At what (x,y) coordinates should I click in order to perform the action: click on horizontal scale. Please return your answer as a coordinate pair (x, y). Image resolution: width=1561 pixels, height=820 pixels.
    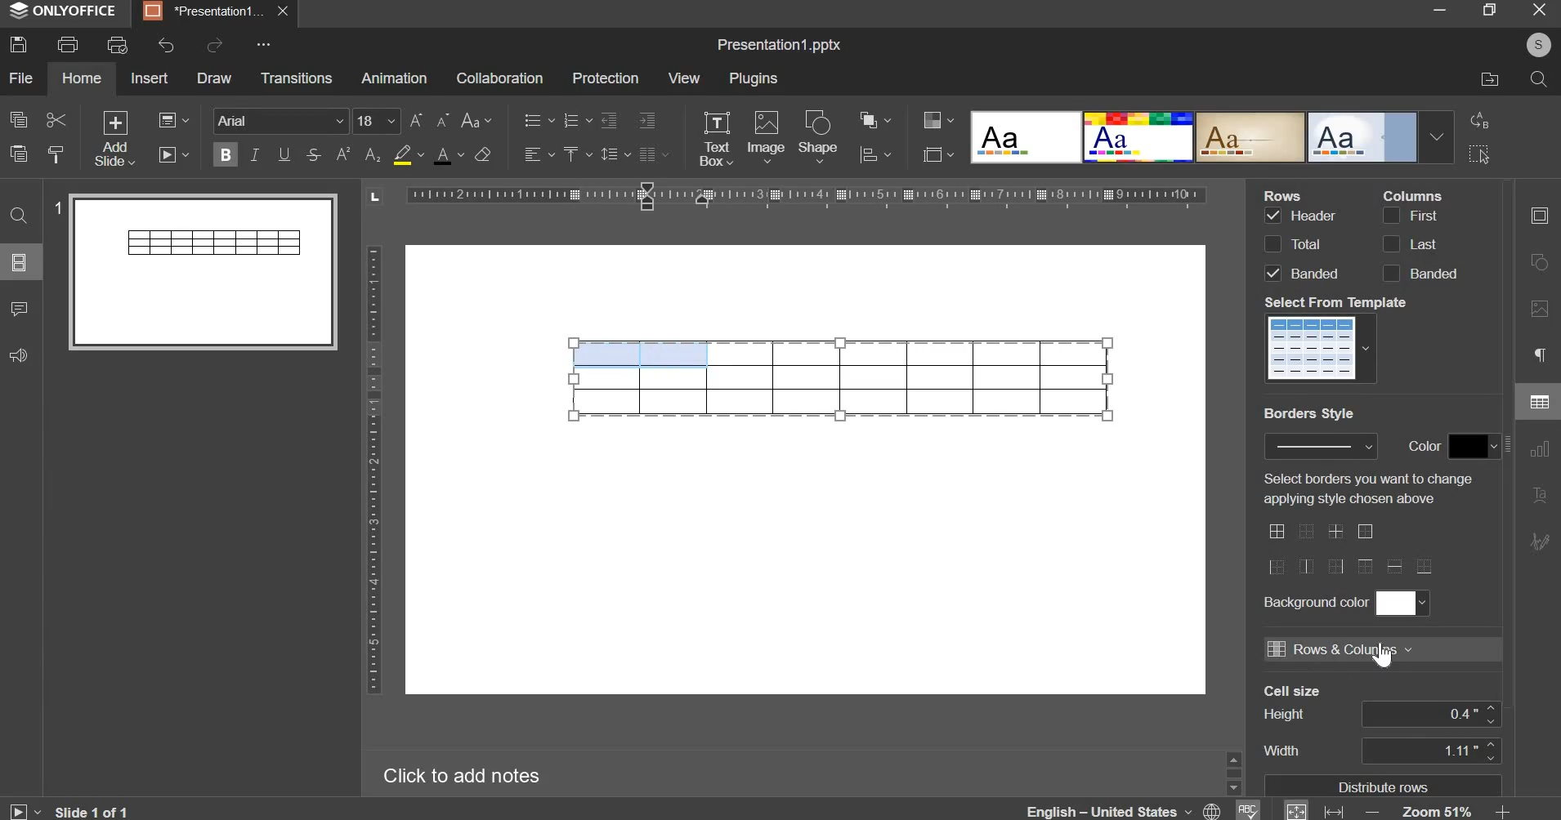
    Looking at the image, I should click on (788, 200).